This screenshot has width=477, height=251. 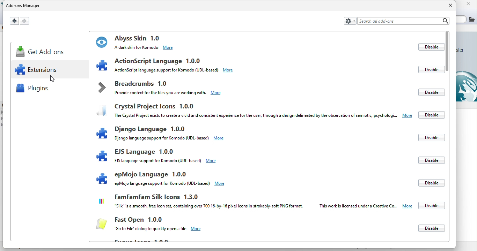 I want to click on search bar, so click(x=403, y=21).